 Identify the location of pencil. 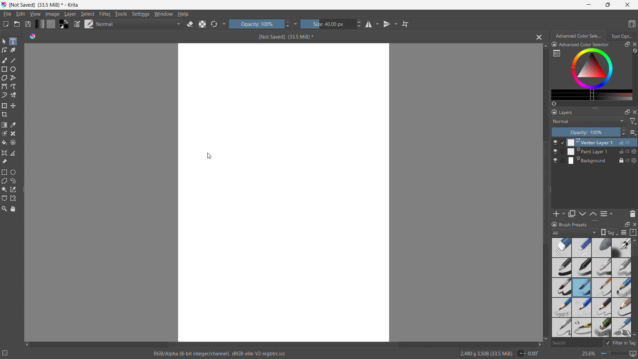
(621, 327).